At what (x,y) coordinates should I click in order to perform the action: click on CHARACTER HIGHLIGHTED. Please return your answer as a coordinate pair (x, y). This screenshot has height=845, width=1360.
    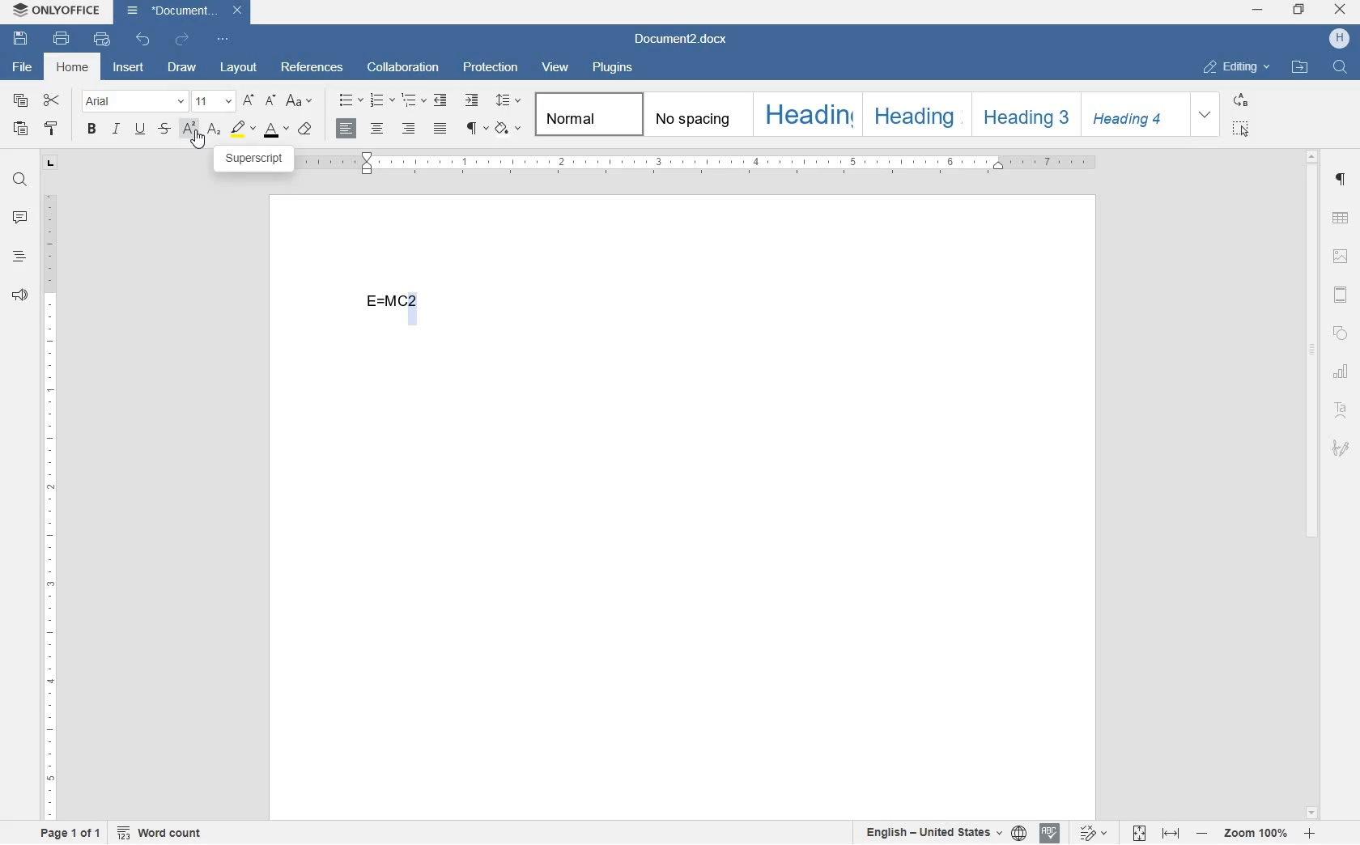
    Looking at the image, I should click on (414, 307).